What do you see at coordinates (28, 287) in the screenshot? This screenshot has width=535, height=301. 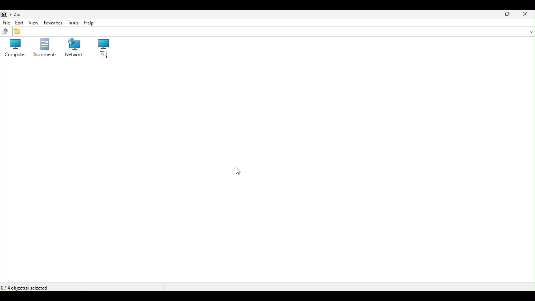 I see `Four objects selected` at bounding box center [28, 287].